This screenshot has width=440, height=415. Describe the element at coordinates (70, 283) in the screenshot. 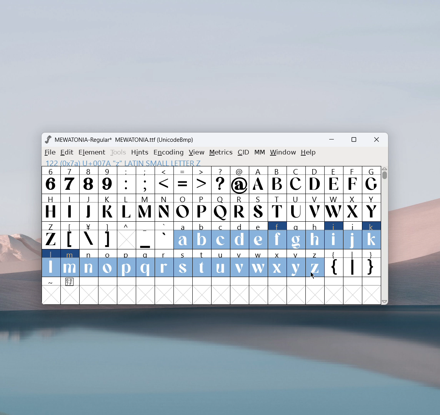

I see `0 0 7 F` at that location.